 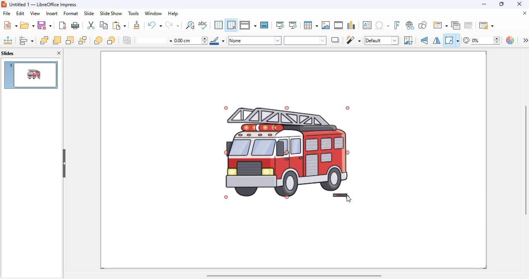 What do you see at coordinates (70, 40) in the screenshot?
I see `send backward` at bounding box center [70, 40].